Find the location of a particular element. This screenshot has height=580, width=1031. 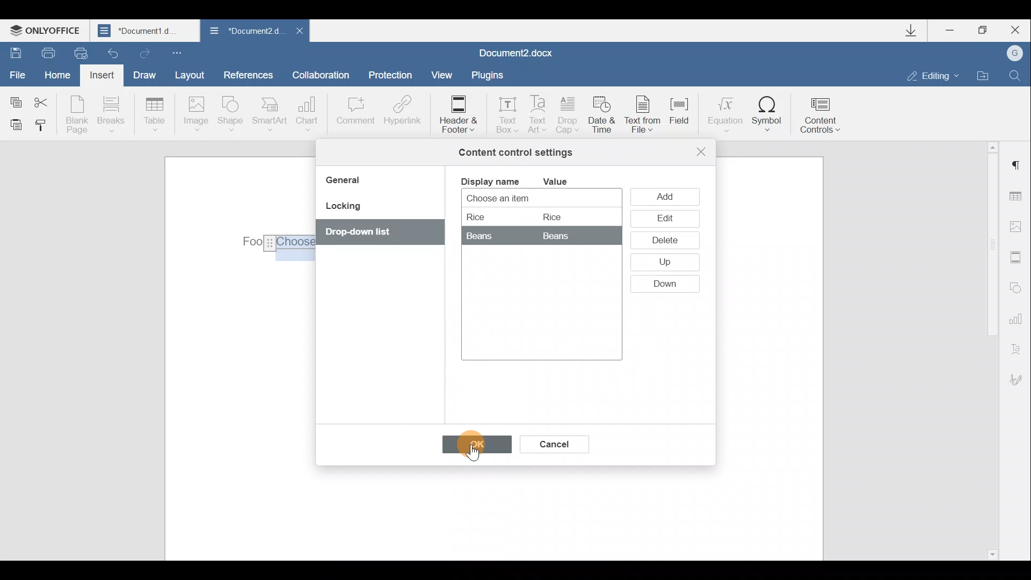

Close is located at coordinates (701, 151).